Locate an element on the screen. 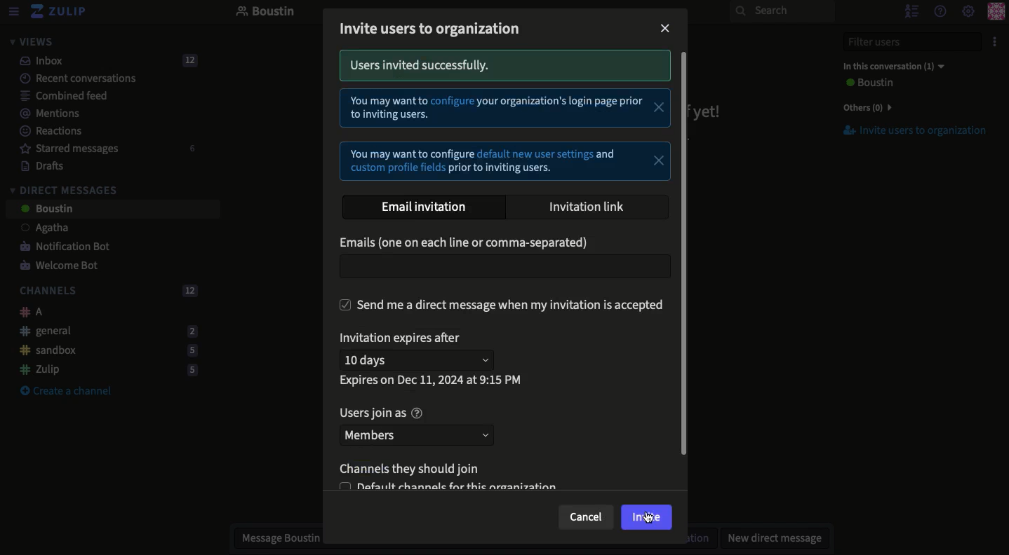 The height and width of the screenshot is (555, 1009). In this conversation is located at coordinates (890, 66).